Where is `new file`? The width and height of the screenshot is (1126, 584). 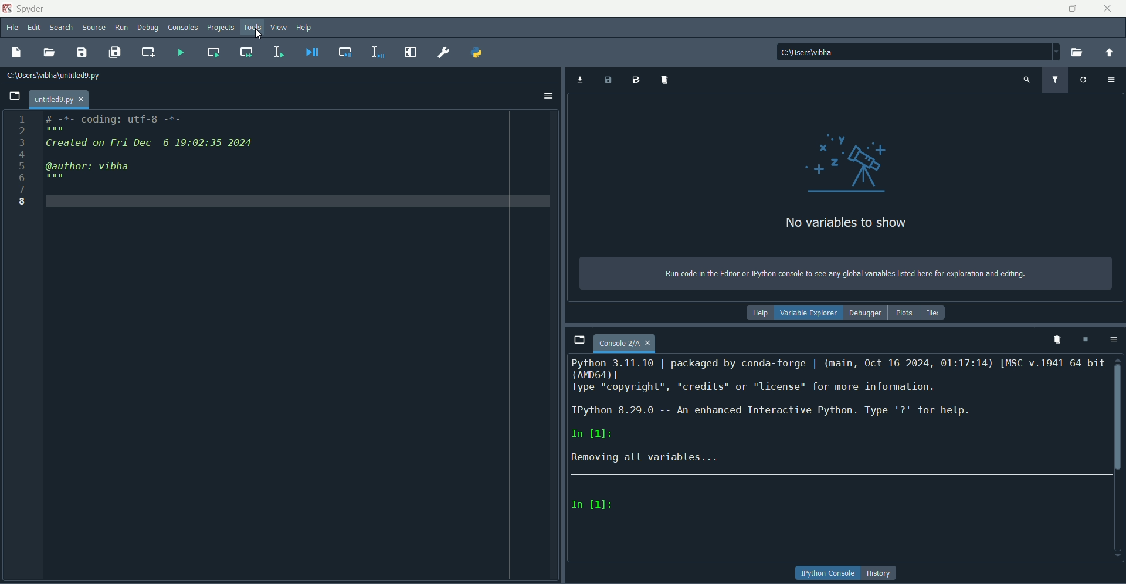 new file is located at coordinates (16, 52).